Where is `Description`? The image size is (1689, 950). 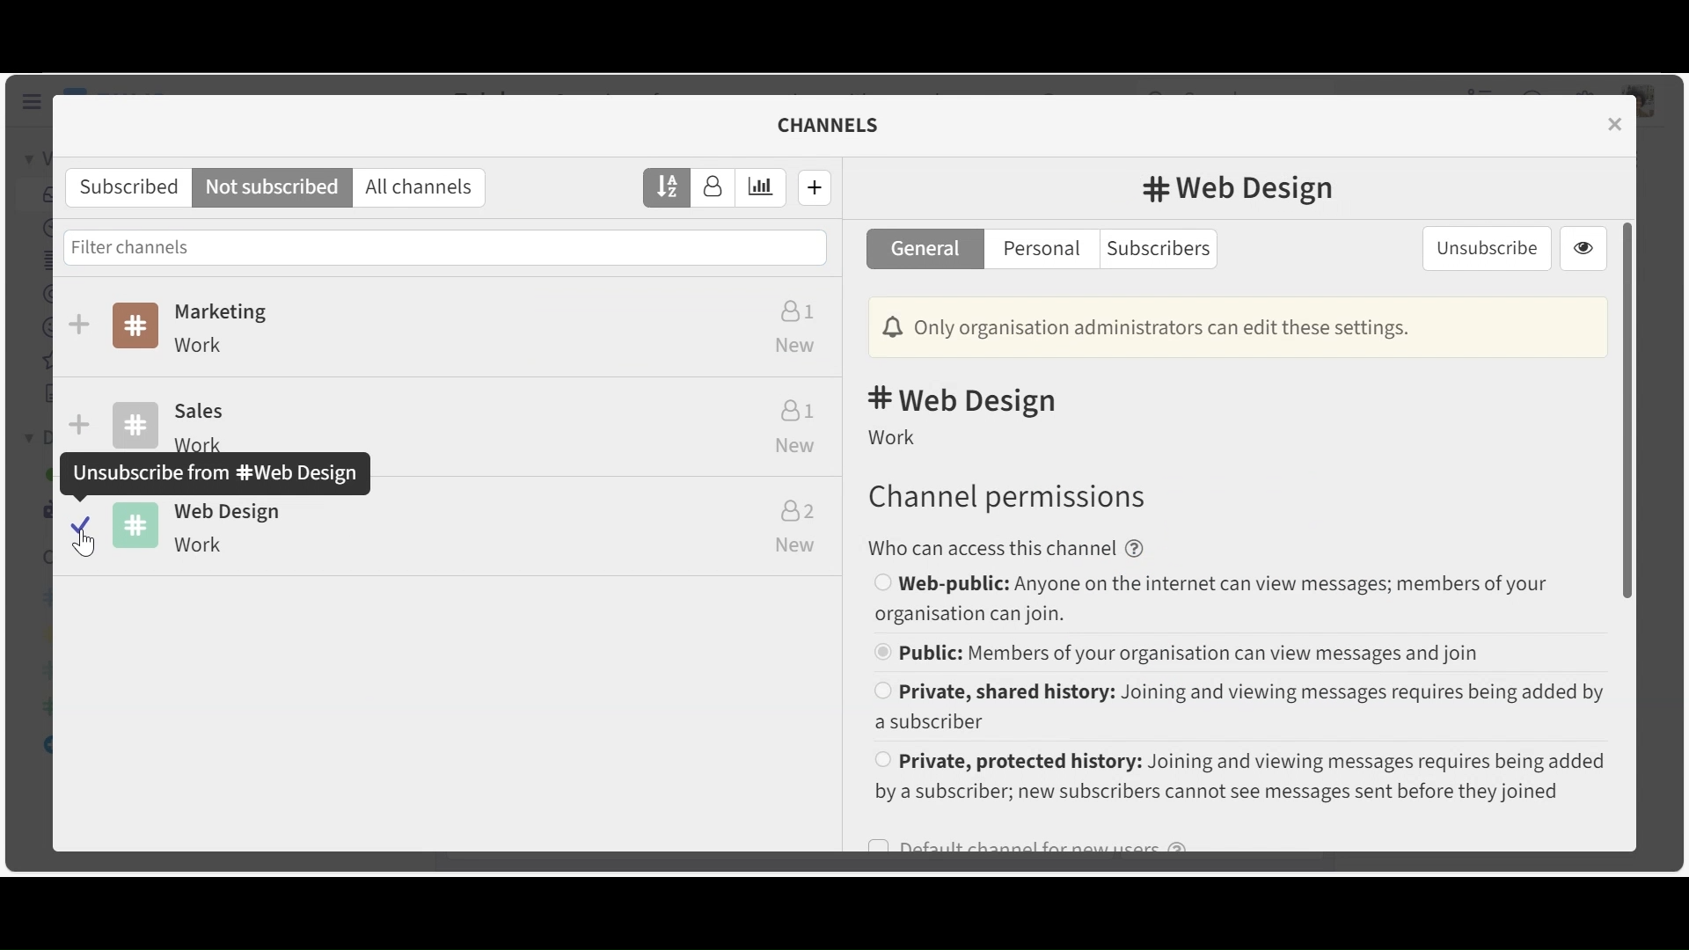 Description is located at coordinates (895, 435).